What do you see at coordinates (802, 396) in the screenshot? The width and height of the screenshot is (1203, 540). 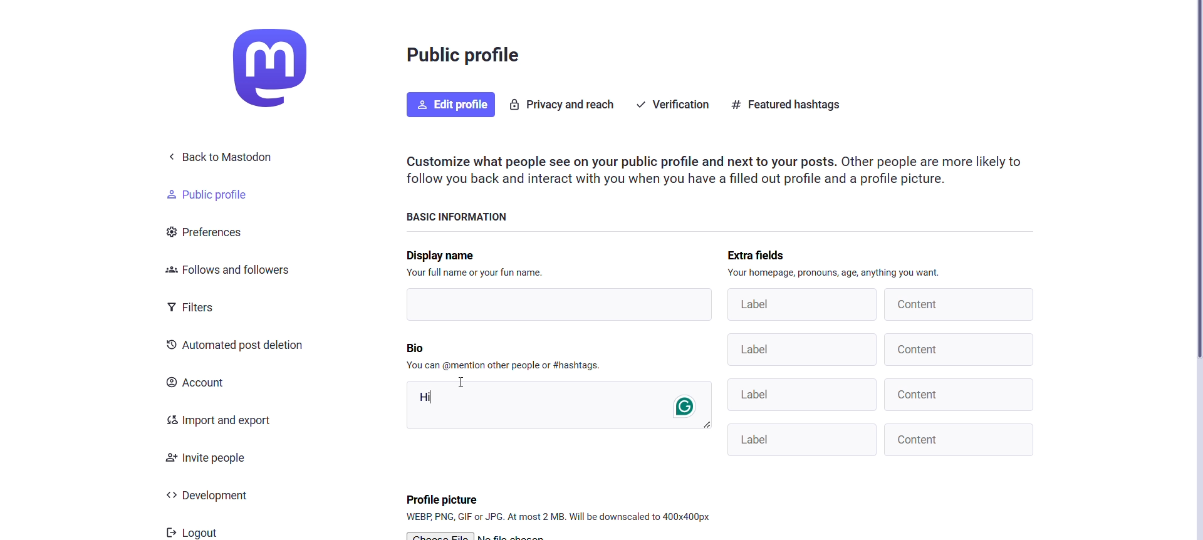 I see `Label` at bounding box center [802, 396].